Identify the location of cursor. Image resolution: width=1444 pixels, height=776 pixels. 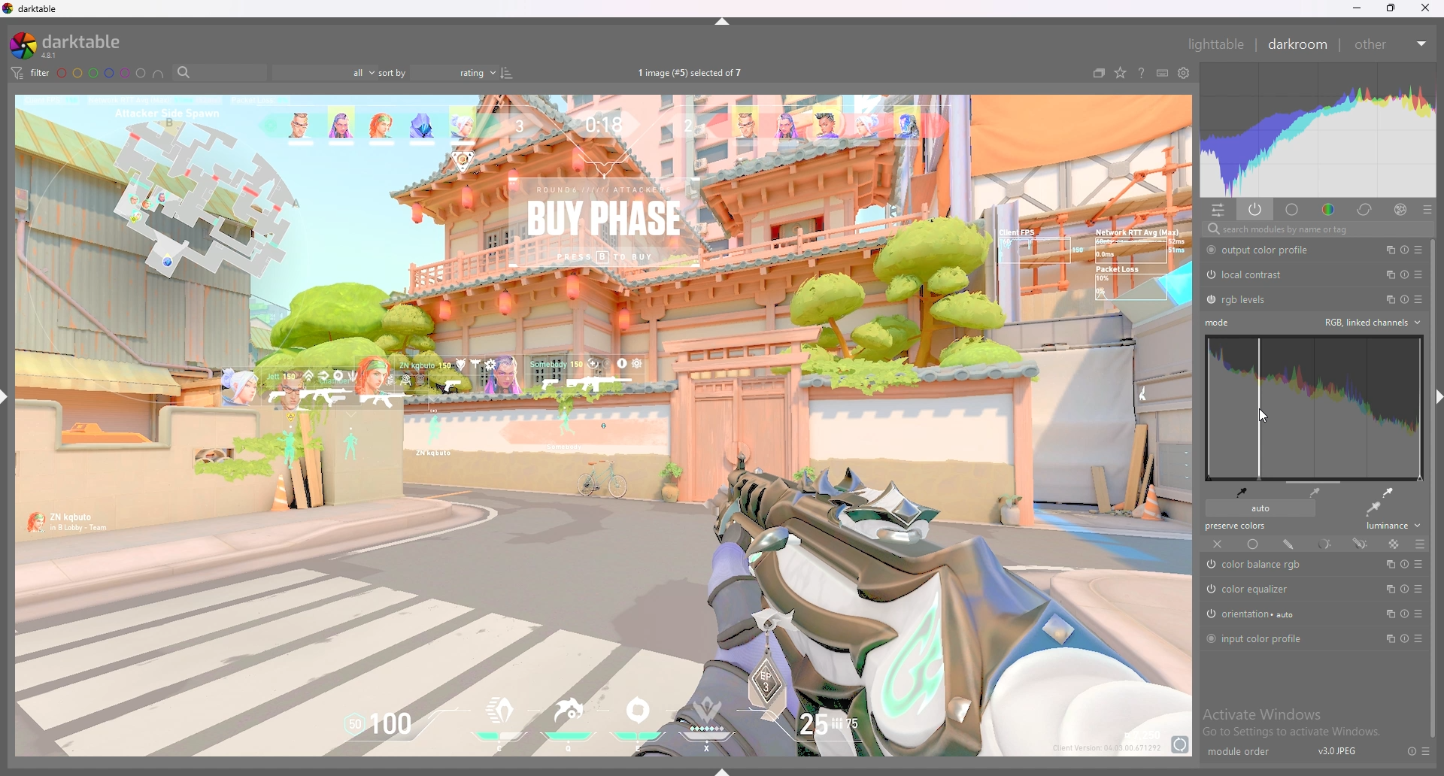
(1262, 416).